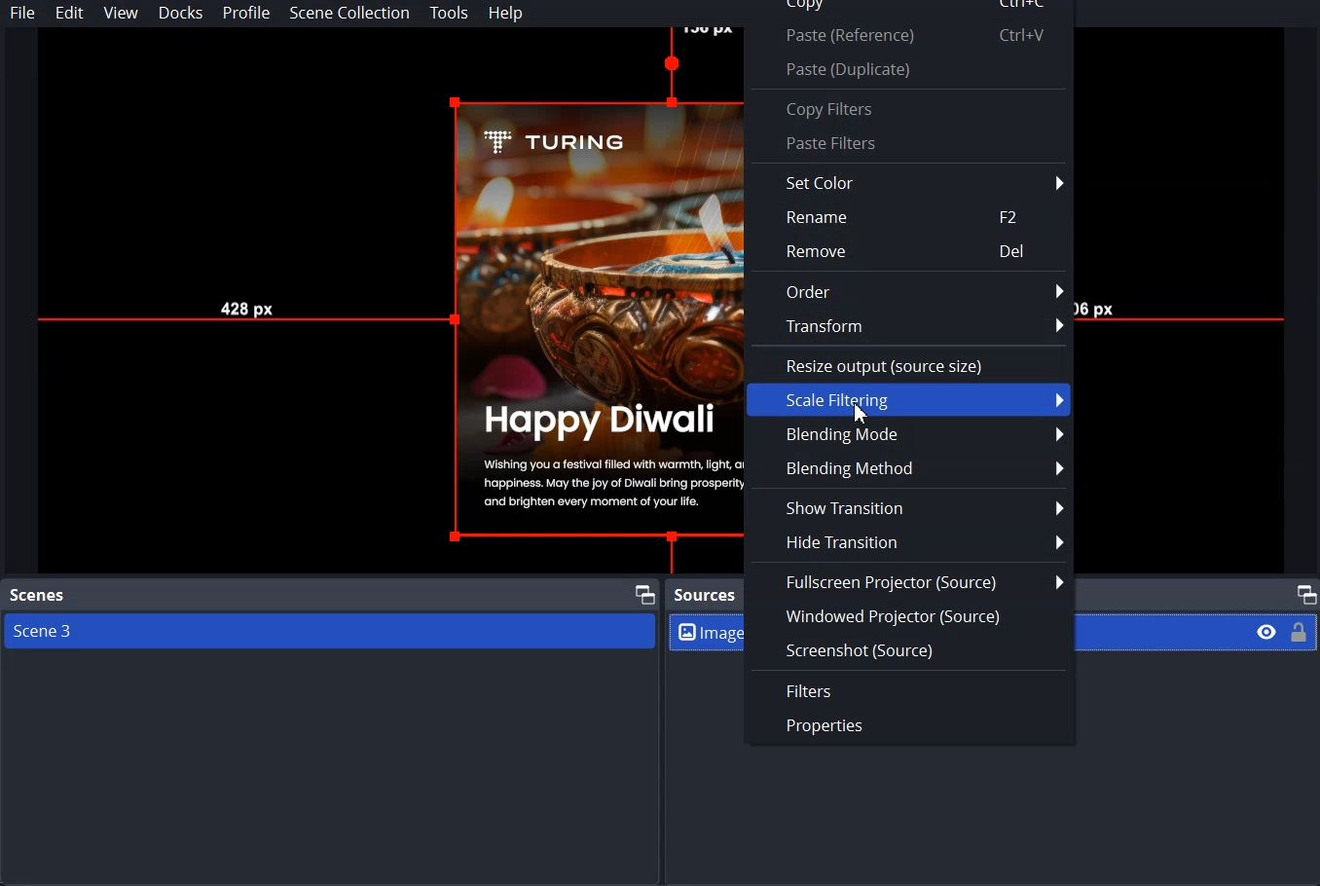 The image size is (1320, 886). I want to click on Blending mode, so click(909, 433).